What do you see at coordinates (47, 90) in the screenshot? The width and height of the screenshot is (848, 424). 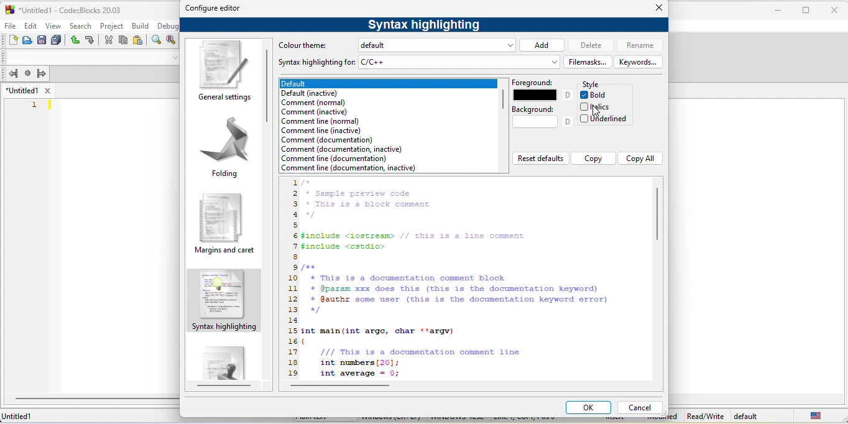 I see `close` at bounding box center [47, 90].